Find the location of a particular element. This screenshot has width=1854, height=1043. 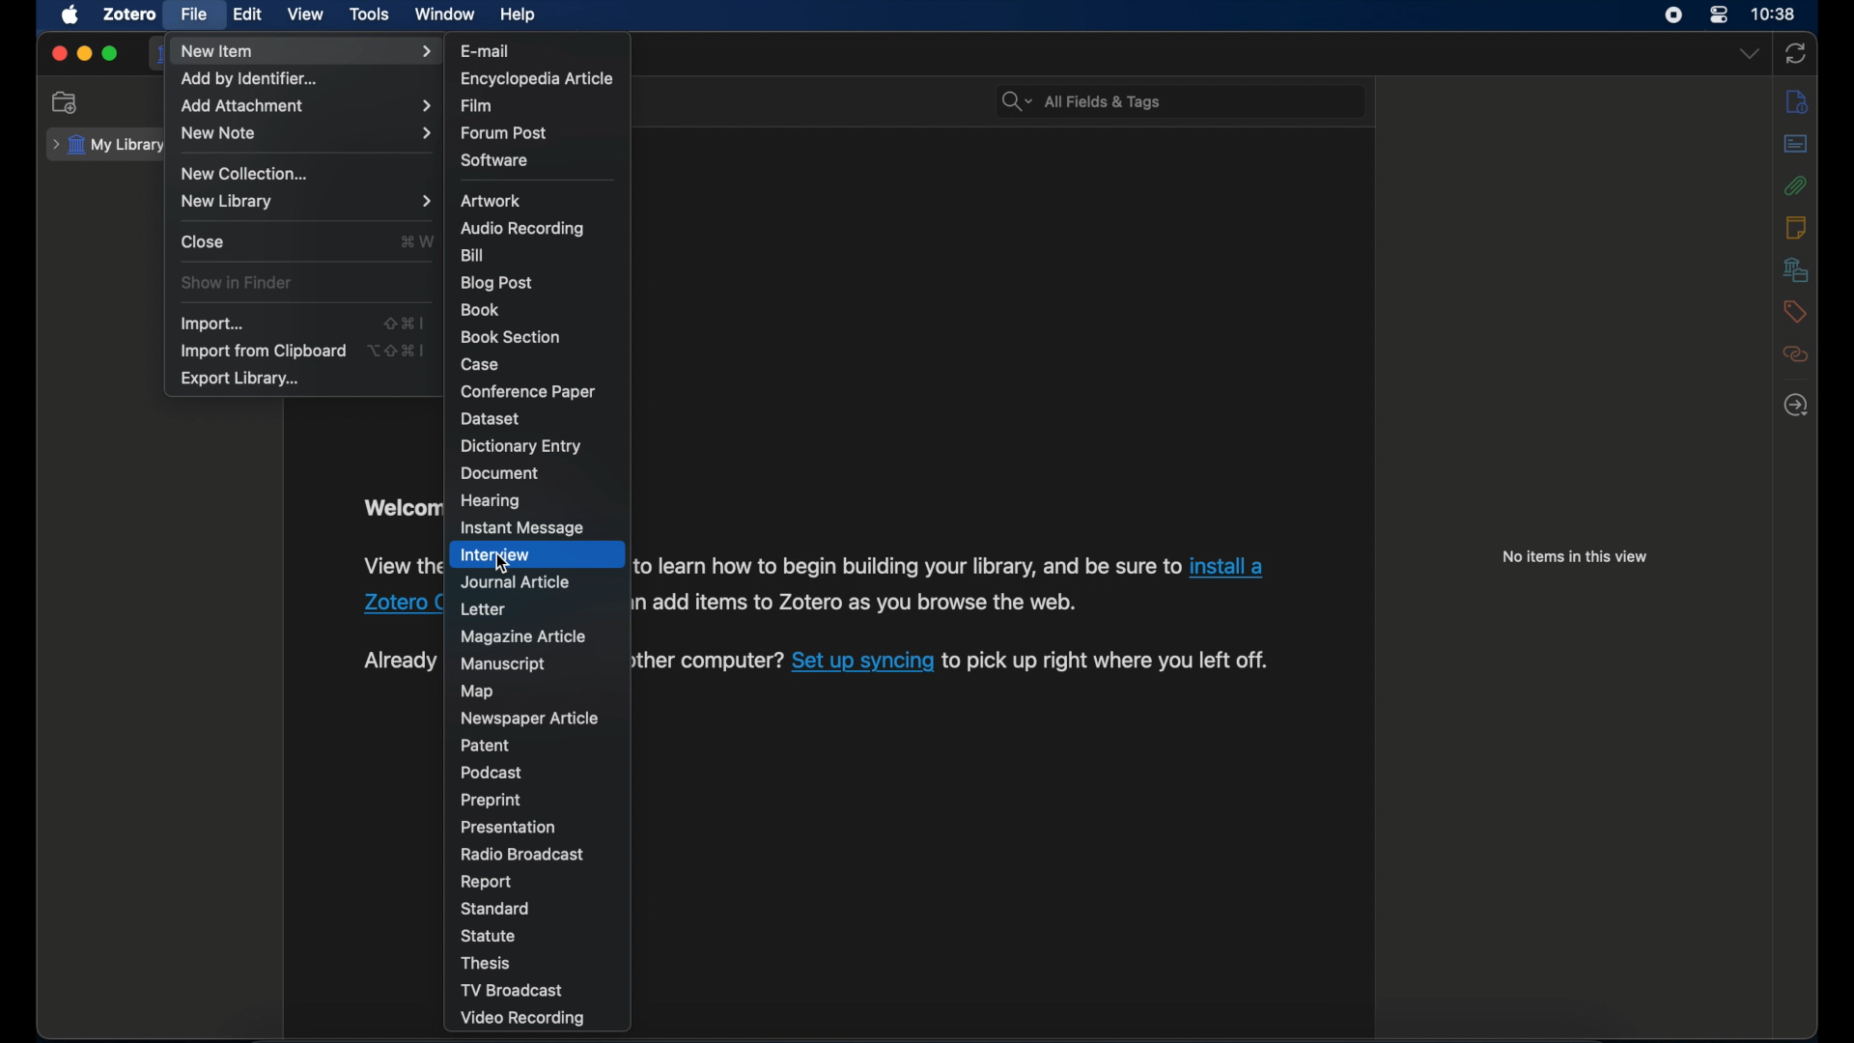

case is located at coordinates (483, 365).